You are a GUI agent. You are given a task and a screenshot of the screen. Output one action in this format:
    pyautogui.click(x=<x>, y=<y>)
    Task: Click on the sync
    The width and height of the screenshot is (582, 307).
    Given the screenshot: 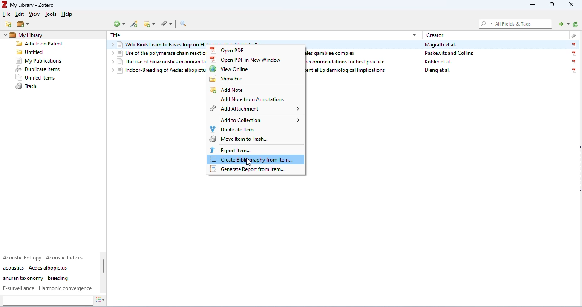 What is the action you would take?
    pyautogui.click(x=575, y=25)
    